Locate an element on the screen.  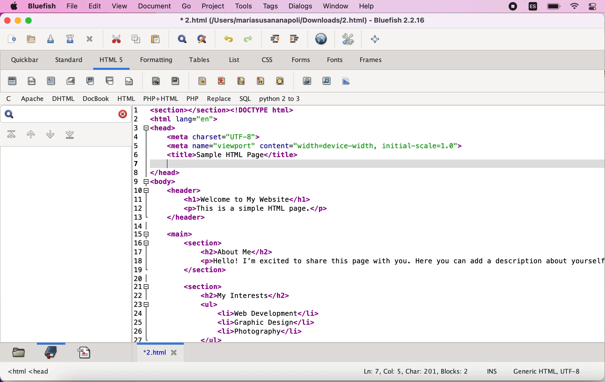
scroll bar is located at coordinates (331, 340).